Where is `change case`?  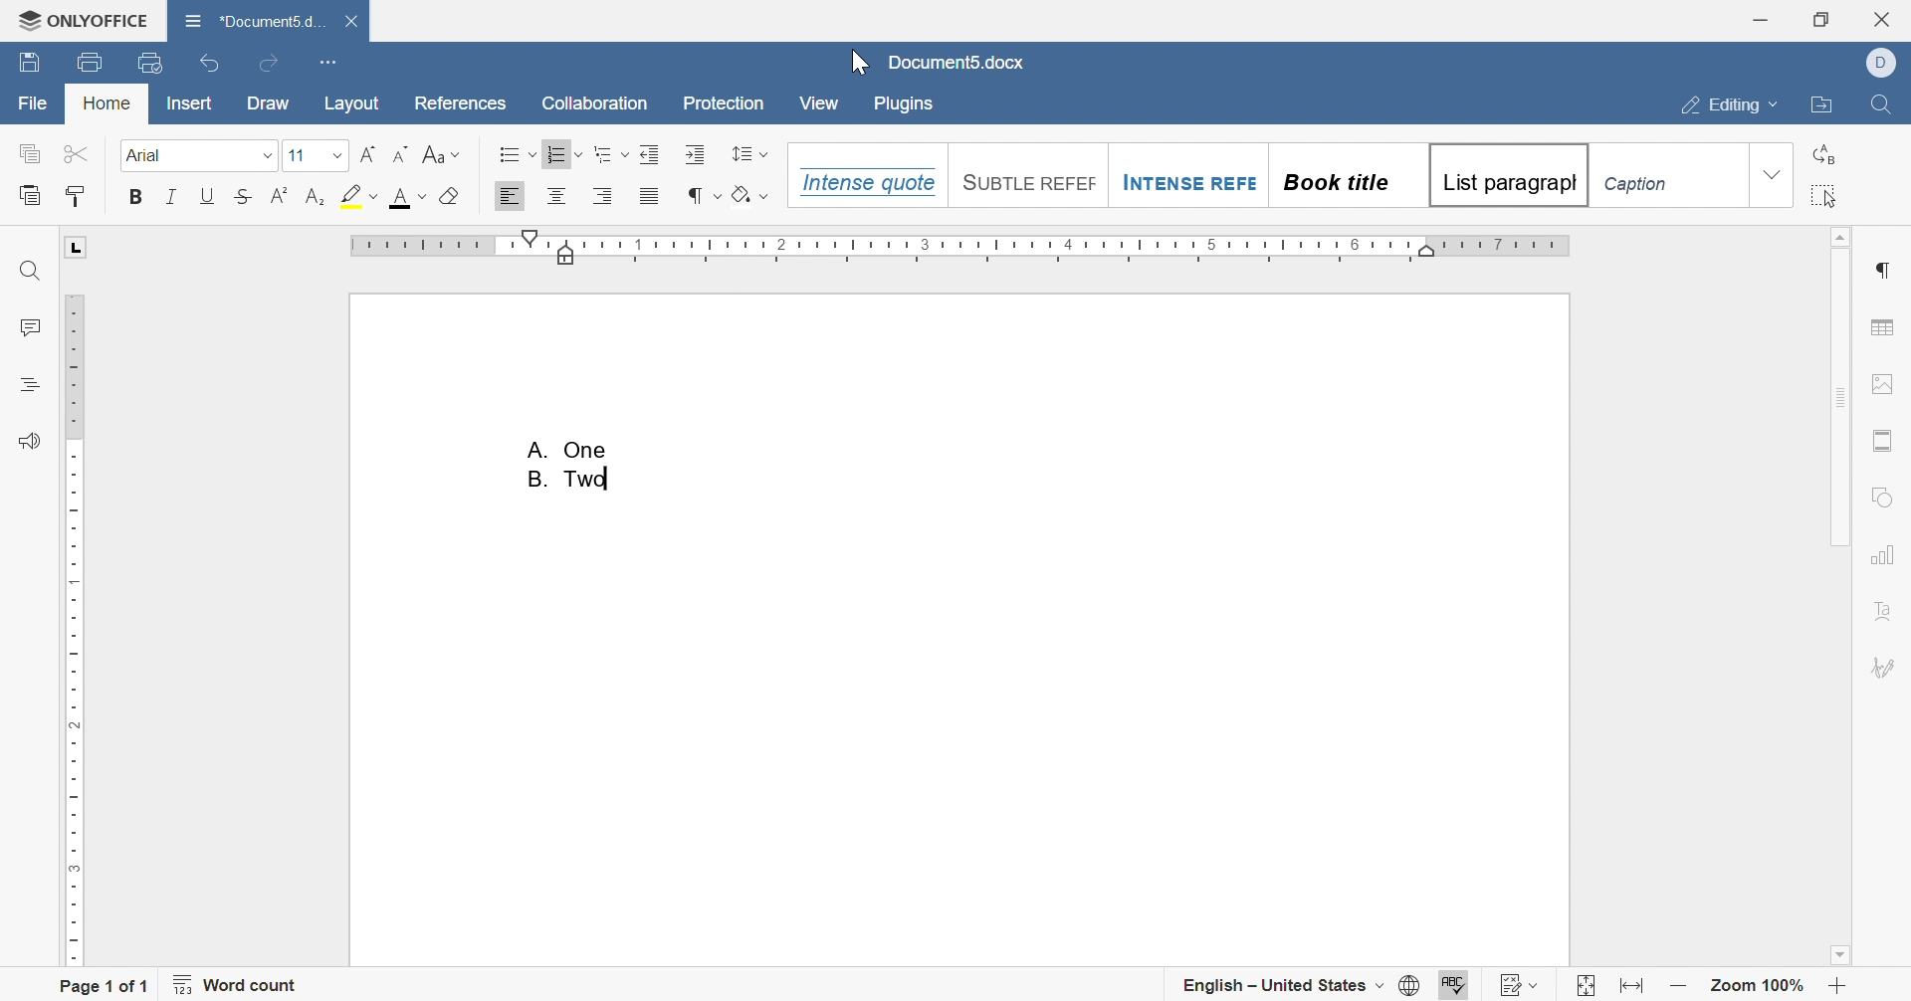 change case is located at coordinates (443, 155).